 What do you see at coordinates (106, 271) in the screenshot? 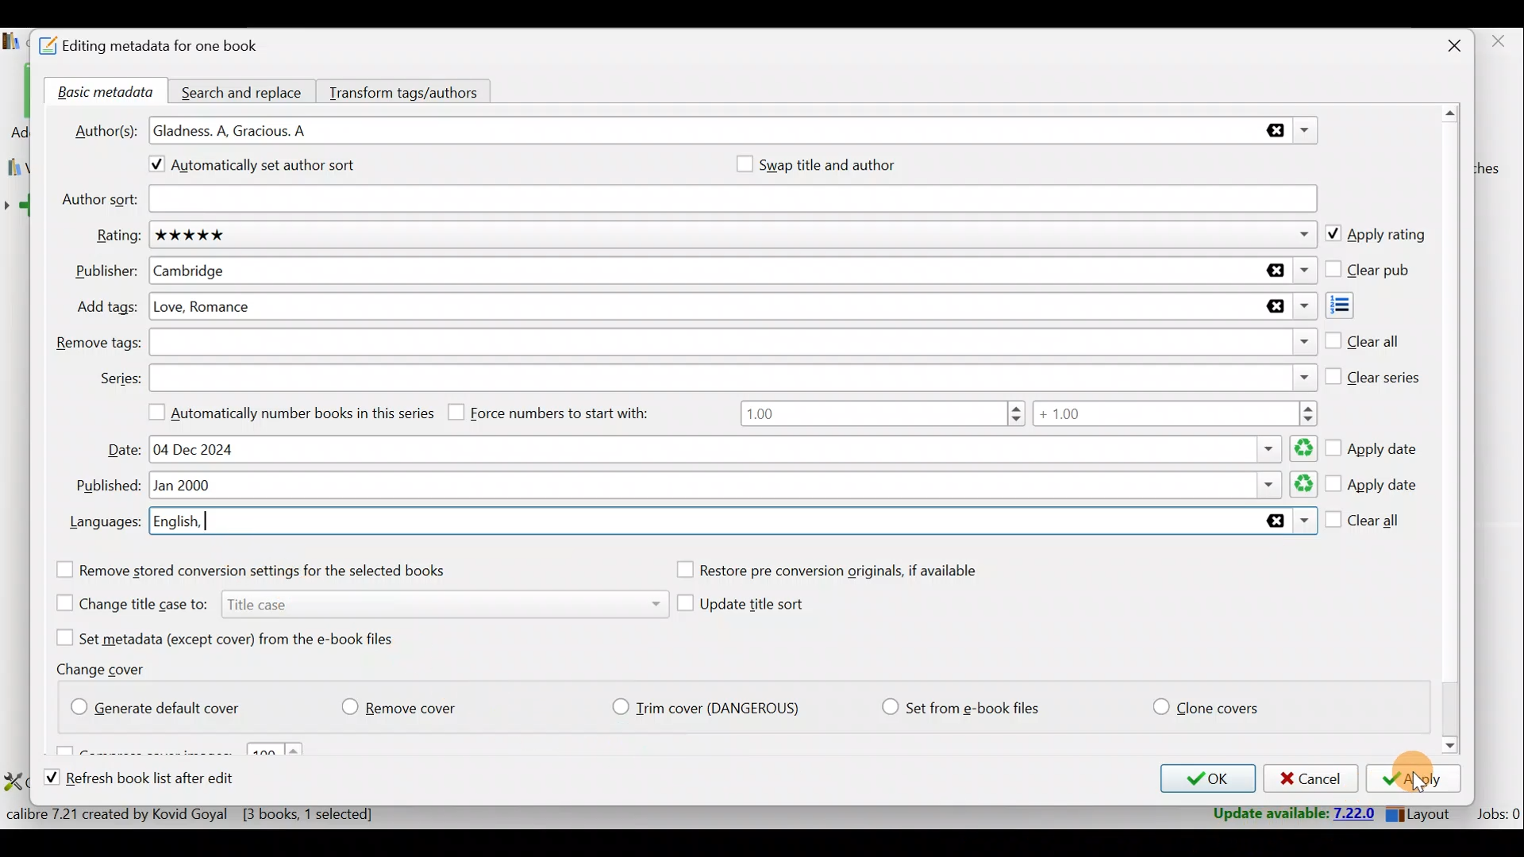
I see `Publisher:` at bounding box center [106, 271].